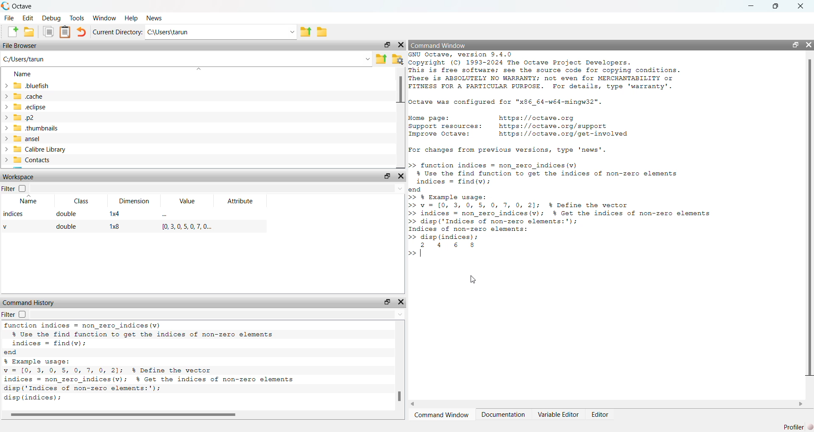 This screenshot has width=814, height=432. What do you see at coordinates (752, 7) in the screenshot?
I see `minimize` at bounding box center [752, 7].